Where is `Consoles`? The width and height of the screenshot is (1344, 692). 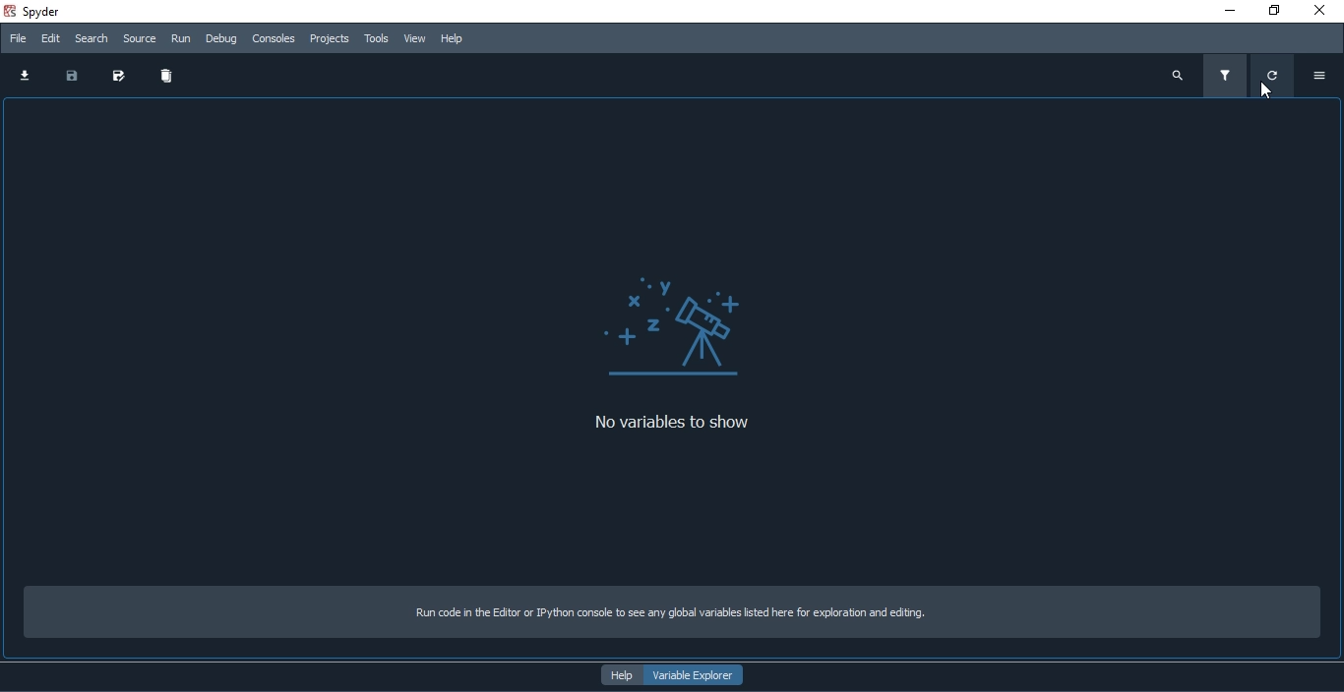 Consoles is located at coordinates (273, 39).